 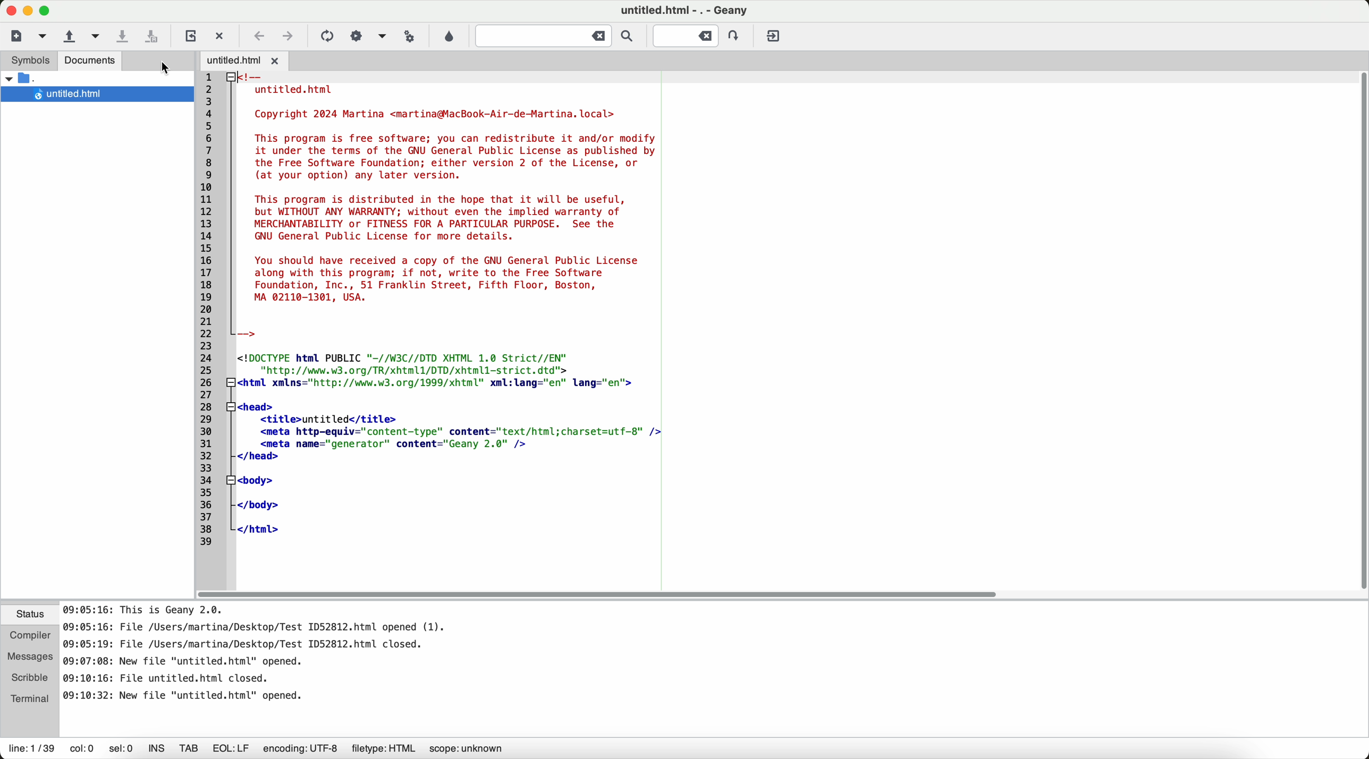 What do you see at coordinates (700, 36) in the screenshot?
I see `jump to the entered line numbered` at bounding box center [700, 36].